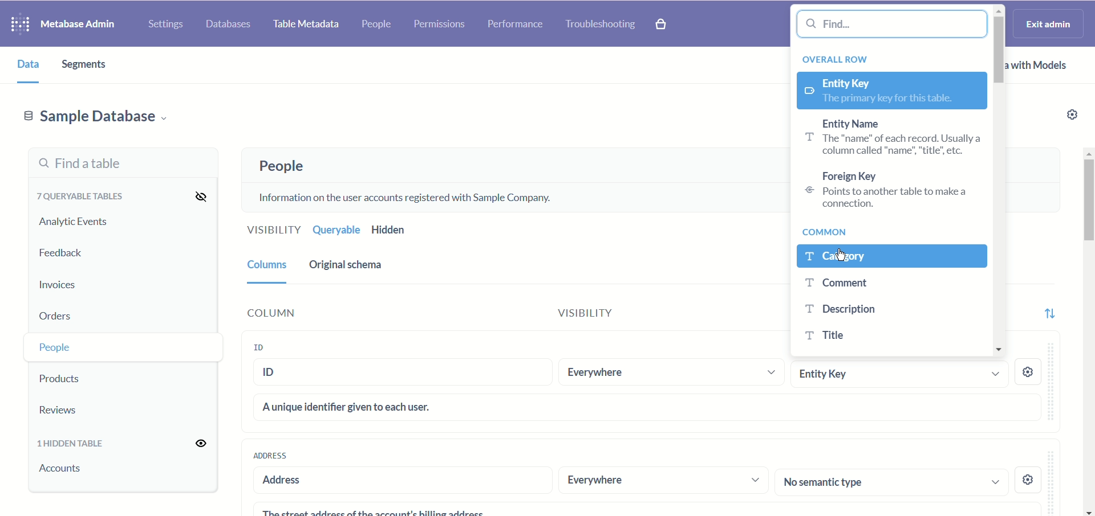  Describe the element at coordinates (892, 481) in the screenshot. I see `No semantic type` at that location.